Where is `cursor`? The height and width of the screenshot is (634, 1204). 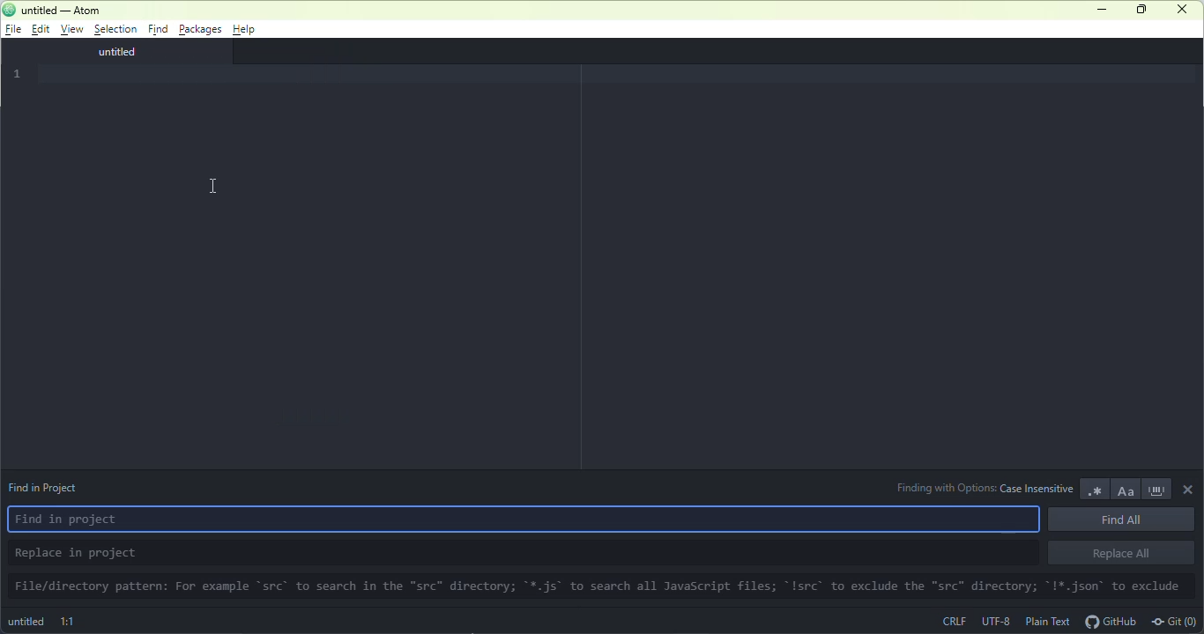
cursor is located at coordinates (213, 187).